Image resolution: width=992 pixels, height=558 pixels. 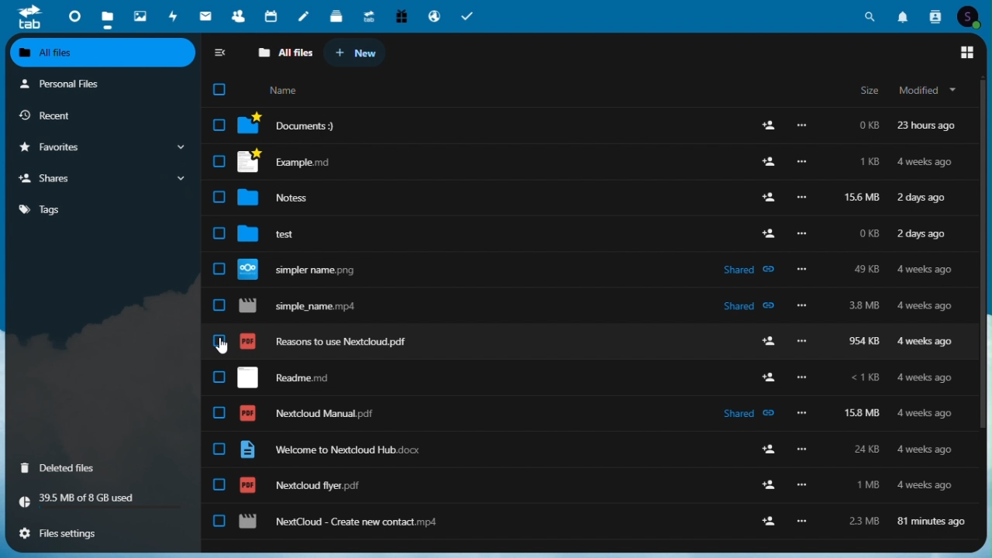 I want to click on nextcloud manual.pdf, so click(x=309, y=414).